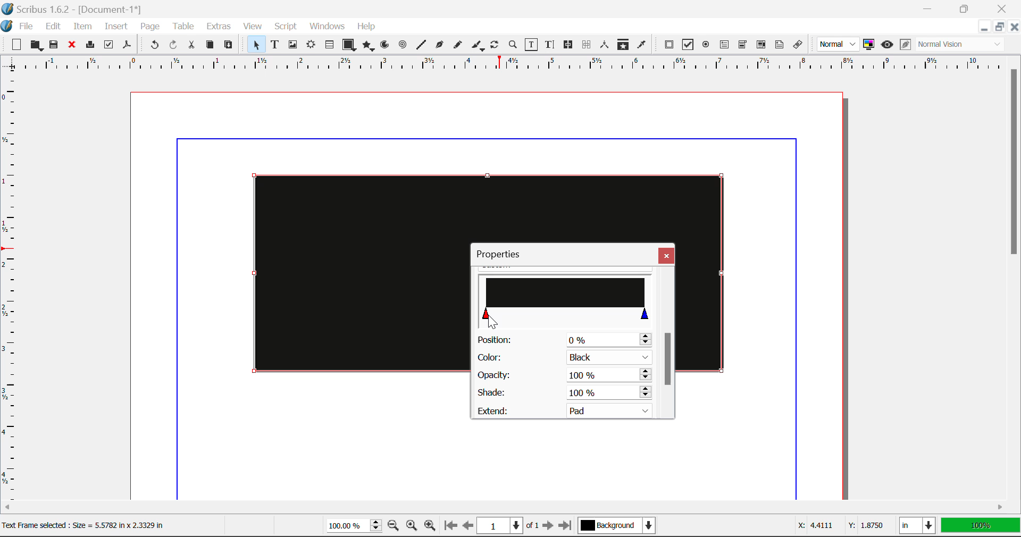 Image resolution: width=1021 pixels, height=537 pixels. Describe the element at coordinates (567, 527) in the screenshot. I see `Last Page` at that location.